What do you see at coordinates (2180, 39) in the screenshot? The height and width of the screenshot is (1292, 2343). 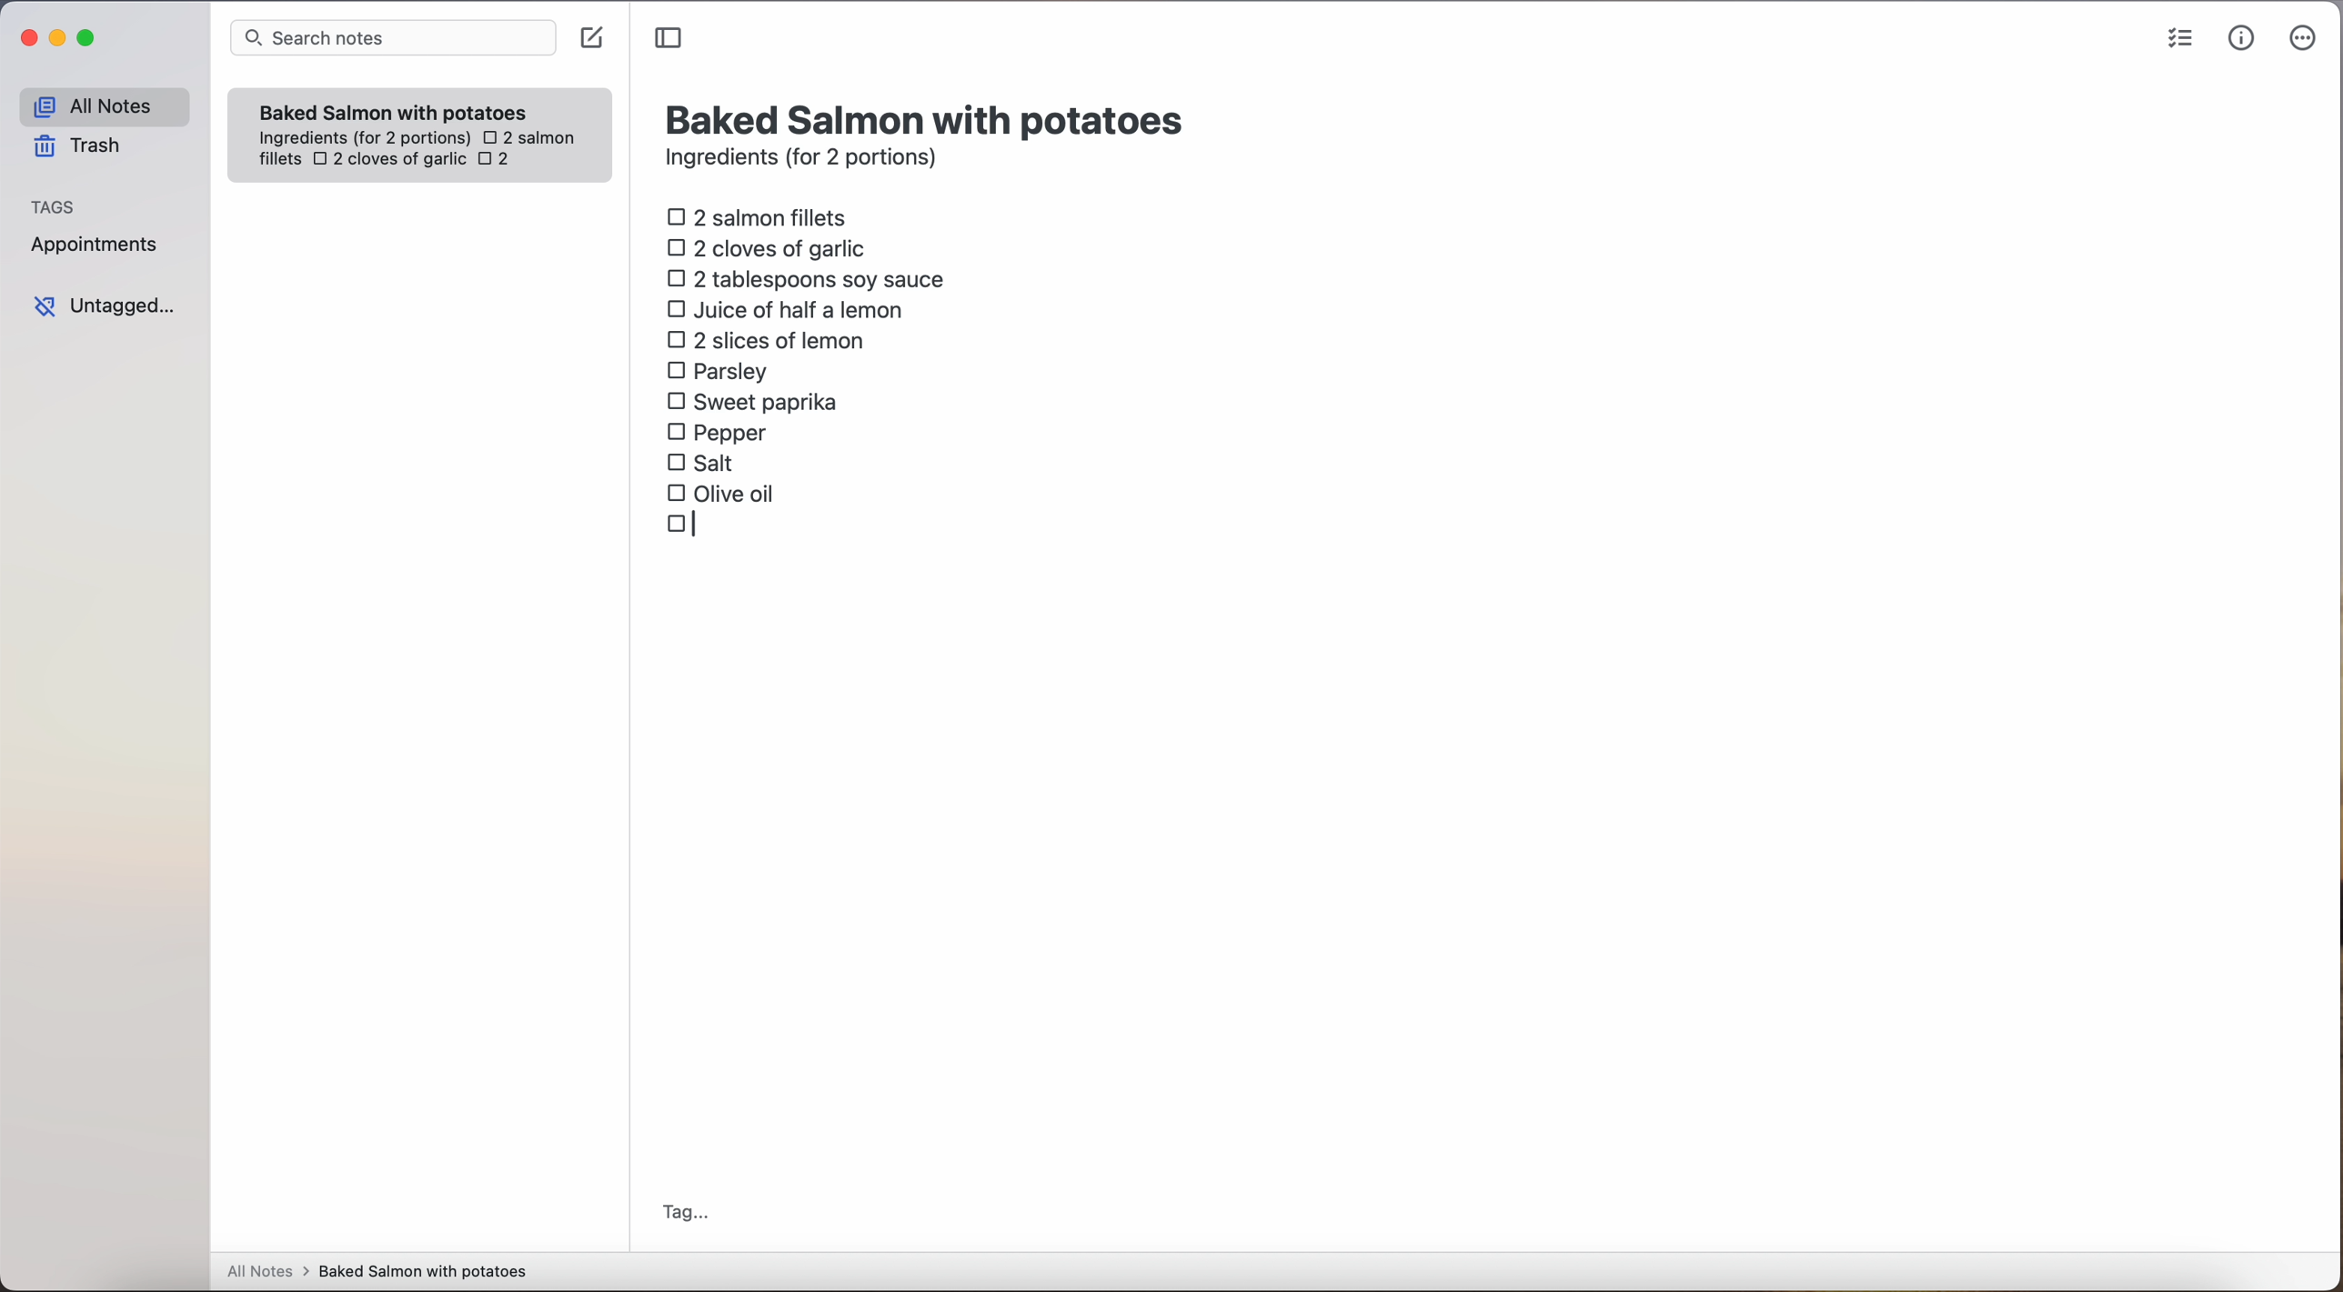 I see `check list` at bounding box center [2180, 39].